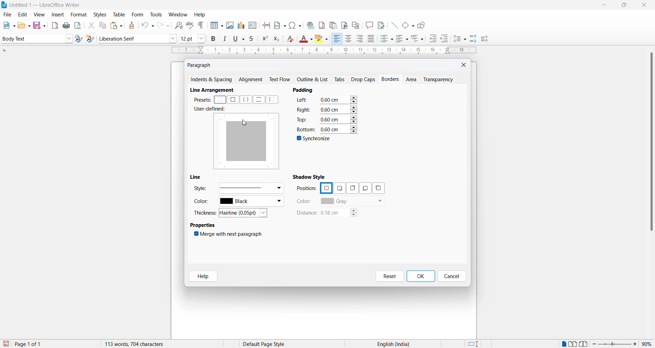  I want to click on value, so click(338, 129).